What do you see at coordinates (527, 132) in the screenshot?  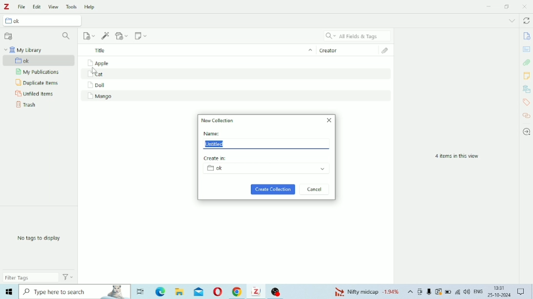 I see `Locate` at bounding box center [527, 132].